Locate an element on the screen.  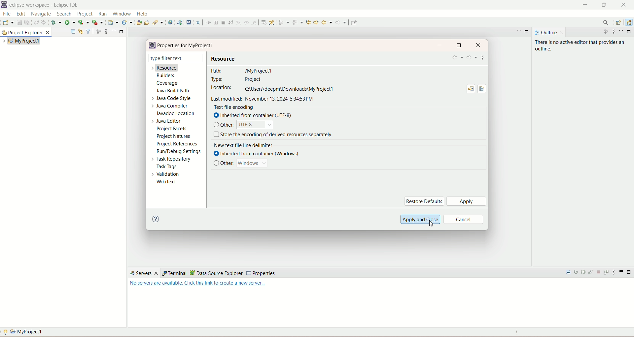
validation is located at coordinates (164, 174).